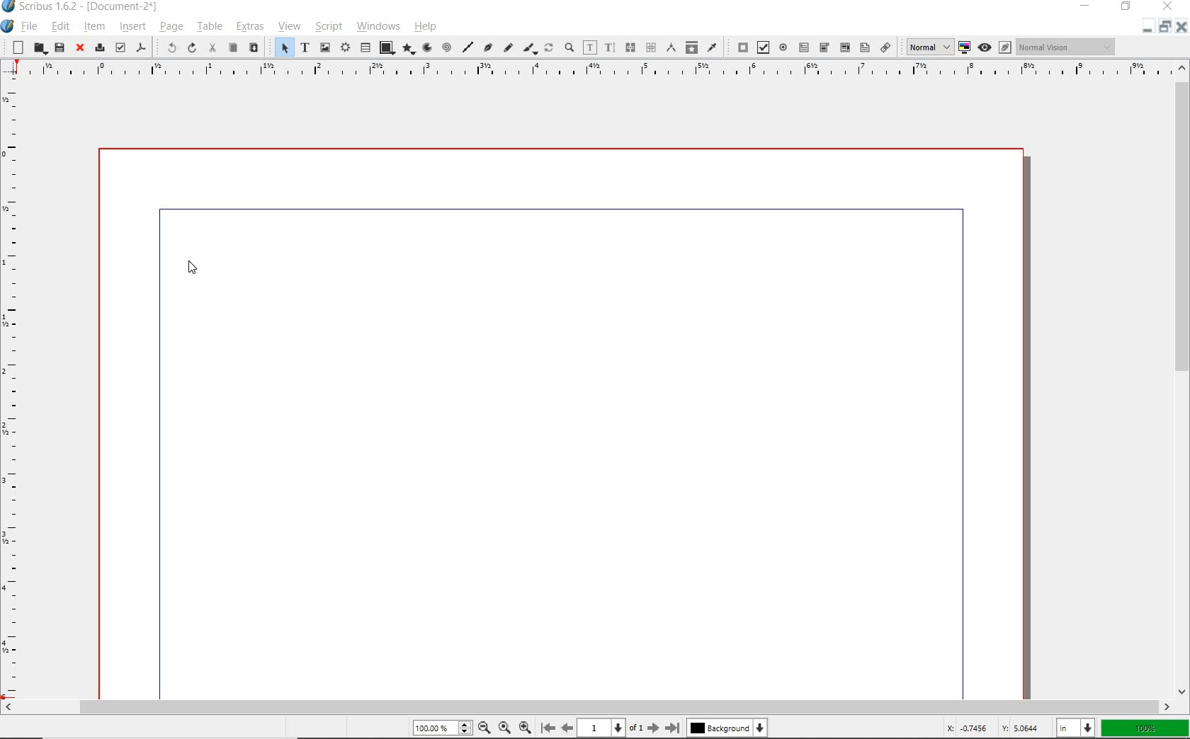 The image size is (1190, 739). I want to click on move to previous, so click(567, 726).